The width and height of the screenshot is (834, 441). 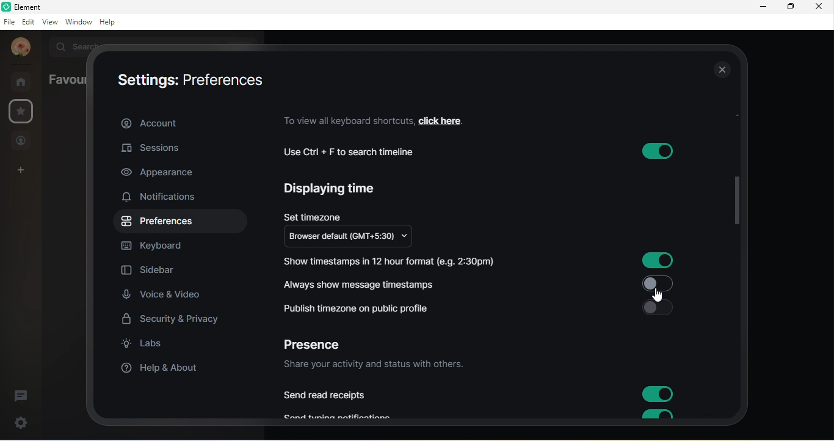 What do you see at coordinates (165, 296) in the screenshot?
I see `voice and video` at bounding box center [165, 296].